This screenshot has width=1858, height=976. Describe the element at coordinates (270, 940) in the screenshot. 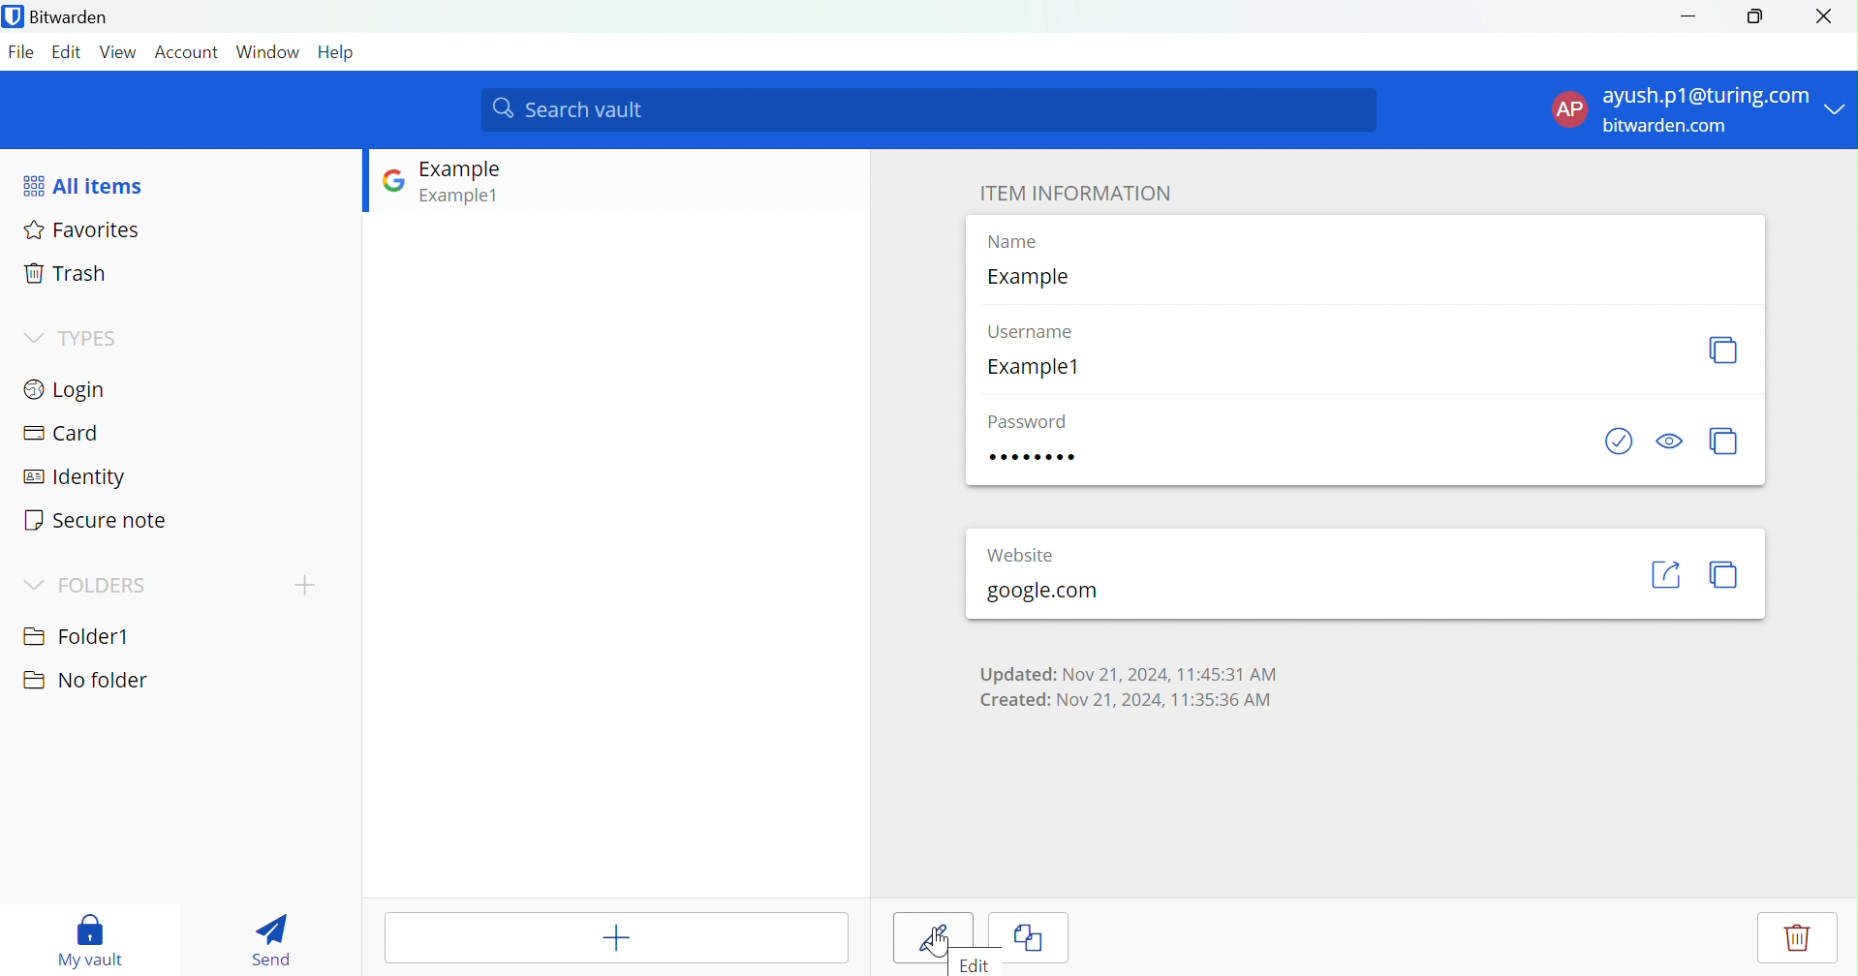

I see `Send` at that location.